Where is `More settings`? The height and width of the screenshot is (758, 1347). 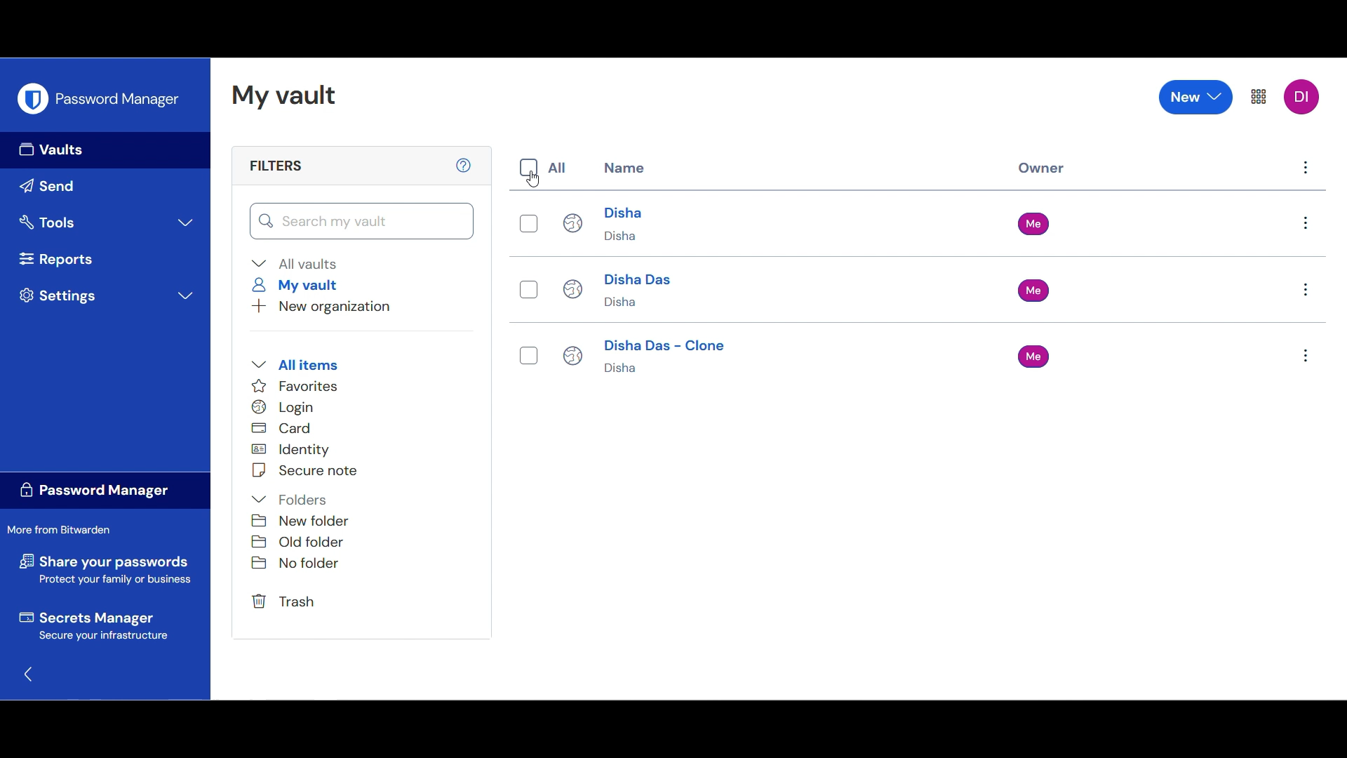 More settings is located at coordinates (1259, 97).